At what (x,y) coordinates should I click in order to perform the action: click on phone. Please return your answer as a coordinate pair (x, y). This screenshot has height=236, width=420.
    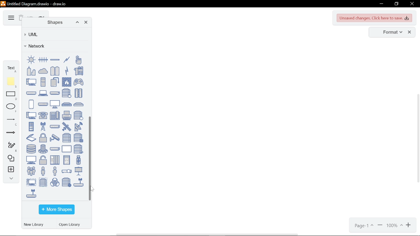
    Looking at the image, I should click on (55, 115).